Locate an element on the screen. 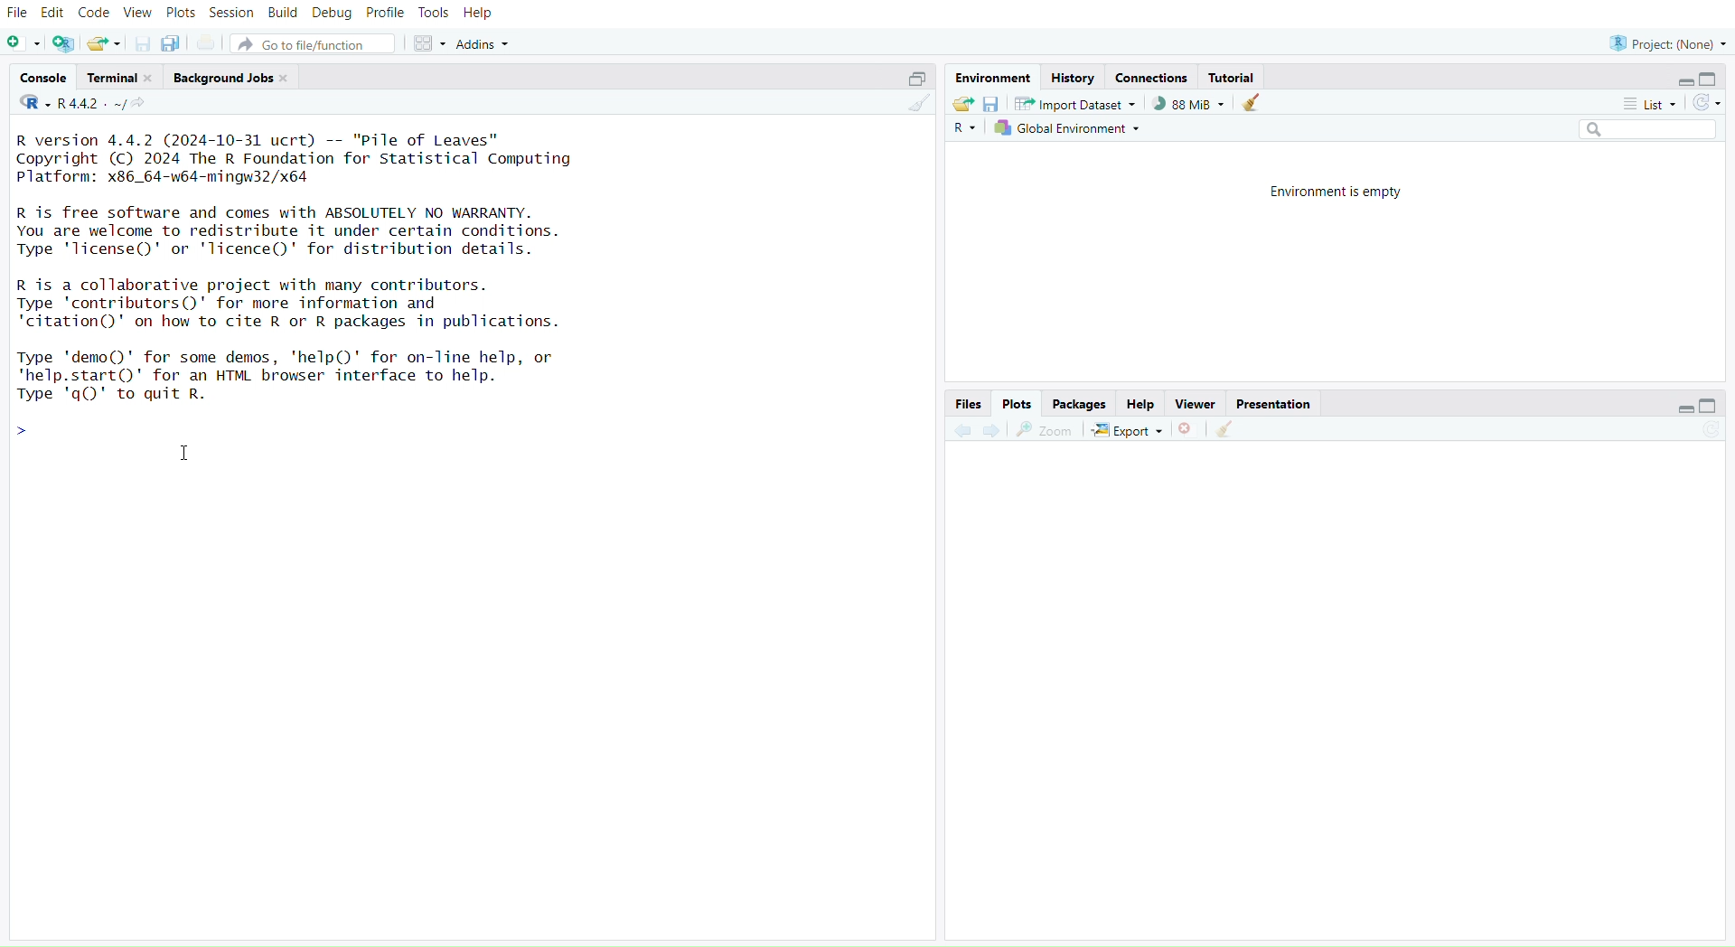 The image size is (1735, 947). profile is located at coordinates (386, 14).